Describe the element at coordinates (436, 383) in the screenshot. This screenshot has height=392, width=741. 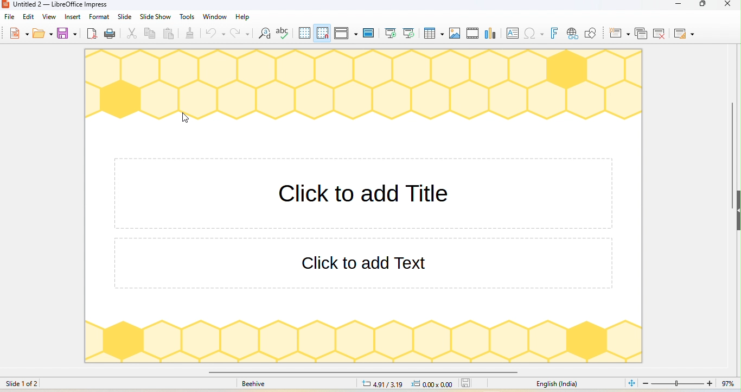
I see `0.00x0.00 (object position)` at that location.